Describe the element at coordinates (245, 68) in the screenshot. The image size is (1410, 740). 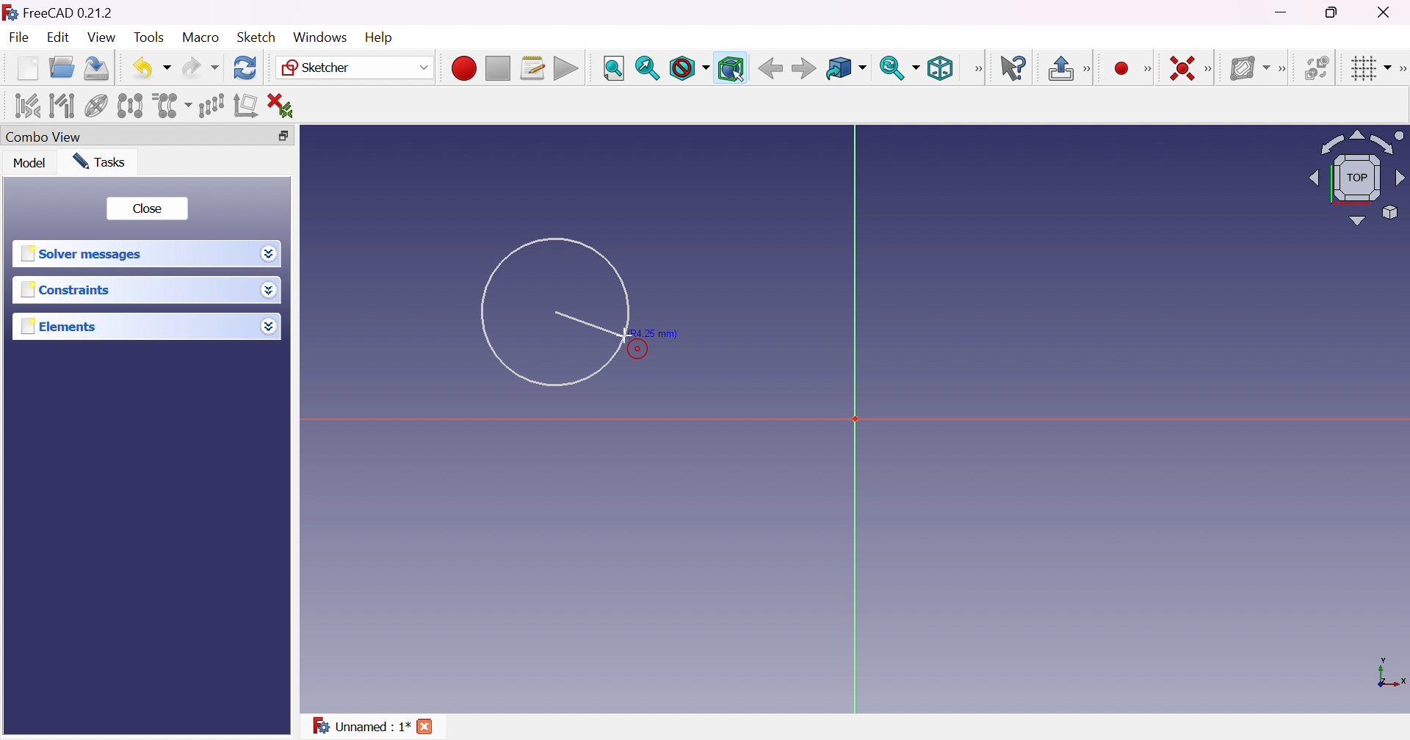
I see `Refresh` at that location.